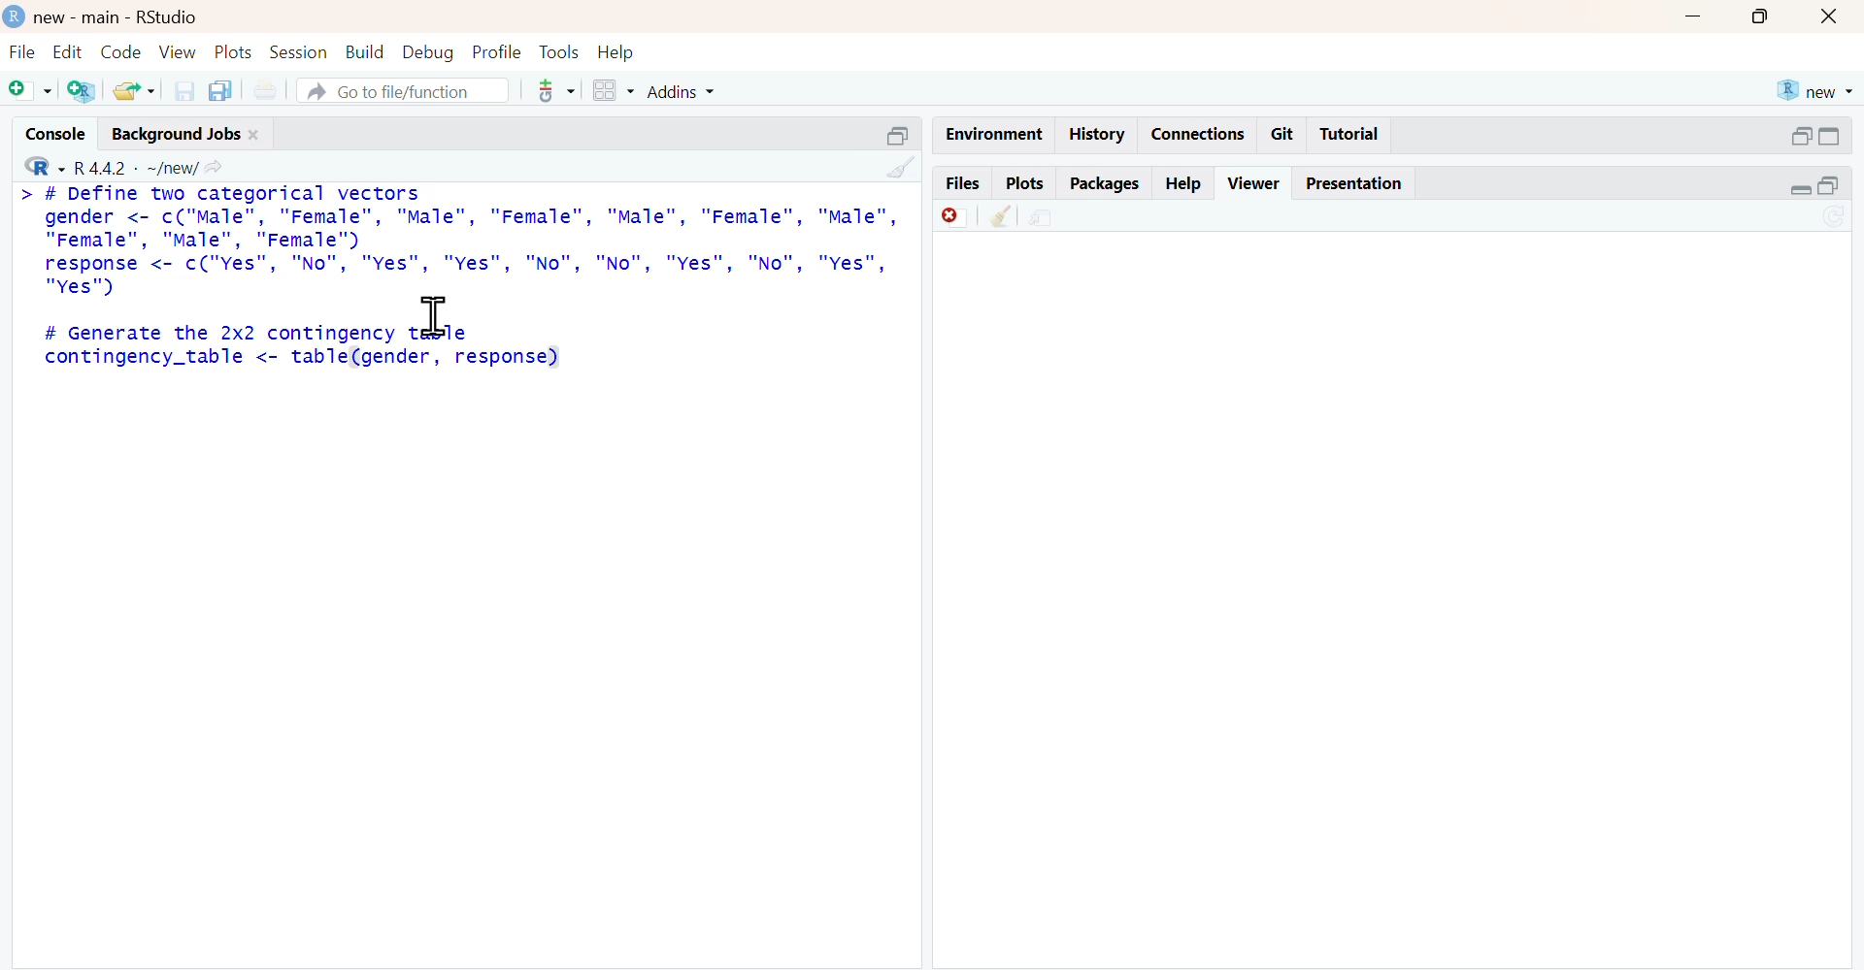  What do you see at coordinates (1200, 135) in the screenshot?
I see `connections` at bounding box center [1200, 135].